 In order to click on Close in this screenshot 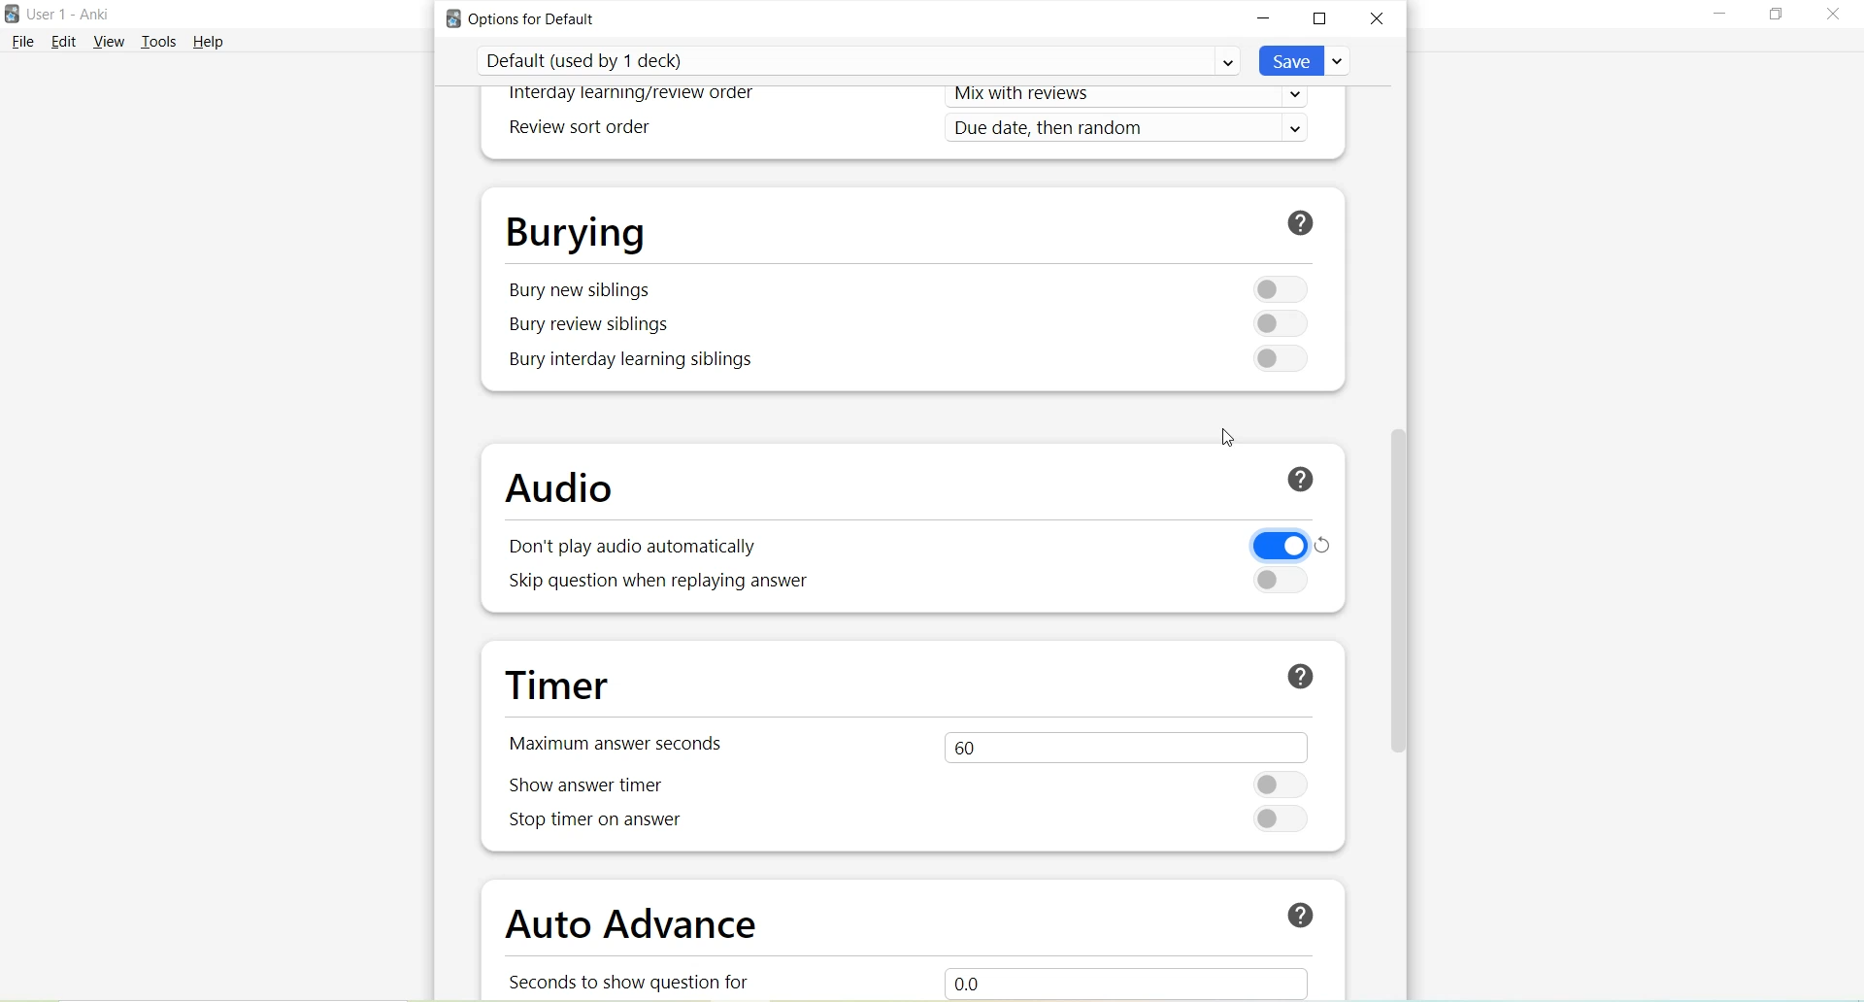, I will do `click(1377, 17)`.